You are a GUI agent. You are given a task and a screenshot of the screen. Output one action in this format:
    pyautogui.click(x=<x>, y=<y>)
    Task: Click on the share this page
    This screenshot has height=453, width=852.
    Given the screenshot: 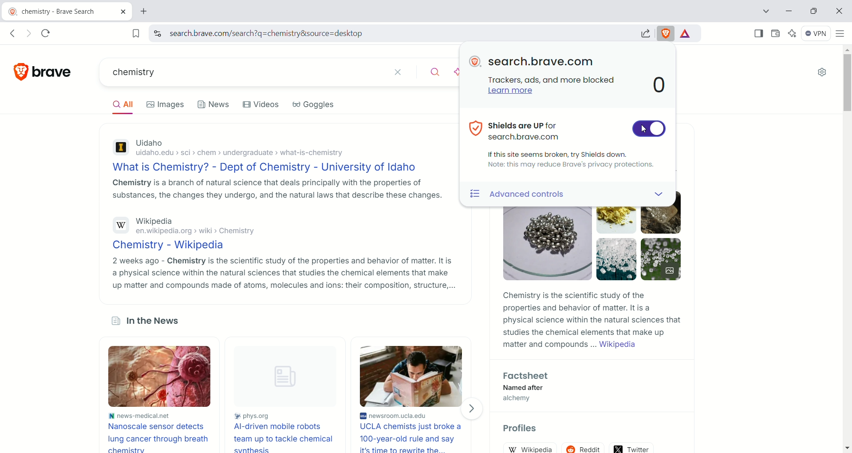 What is the action you would take?
    pyautogui.click(x=643, y=32)
    